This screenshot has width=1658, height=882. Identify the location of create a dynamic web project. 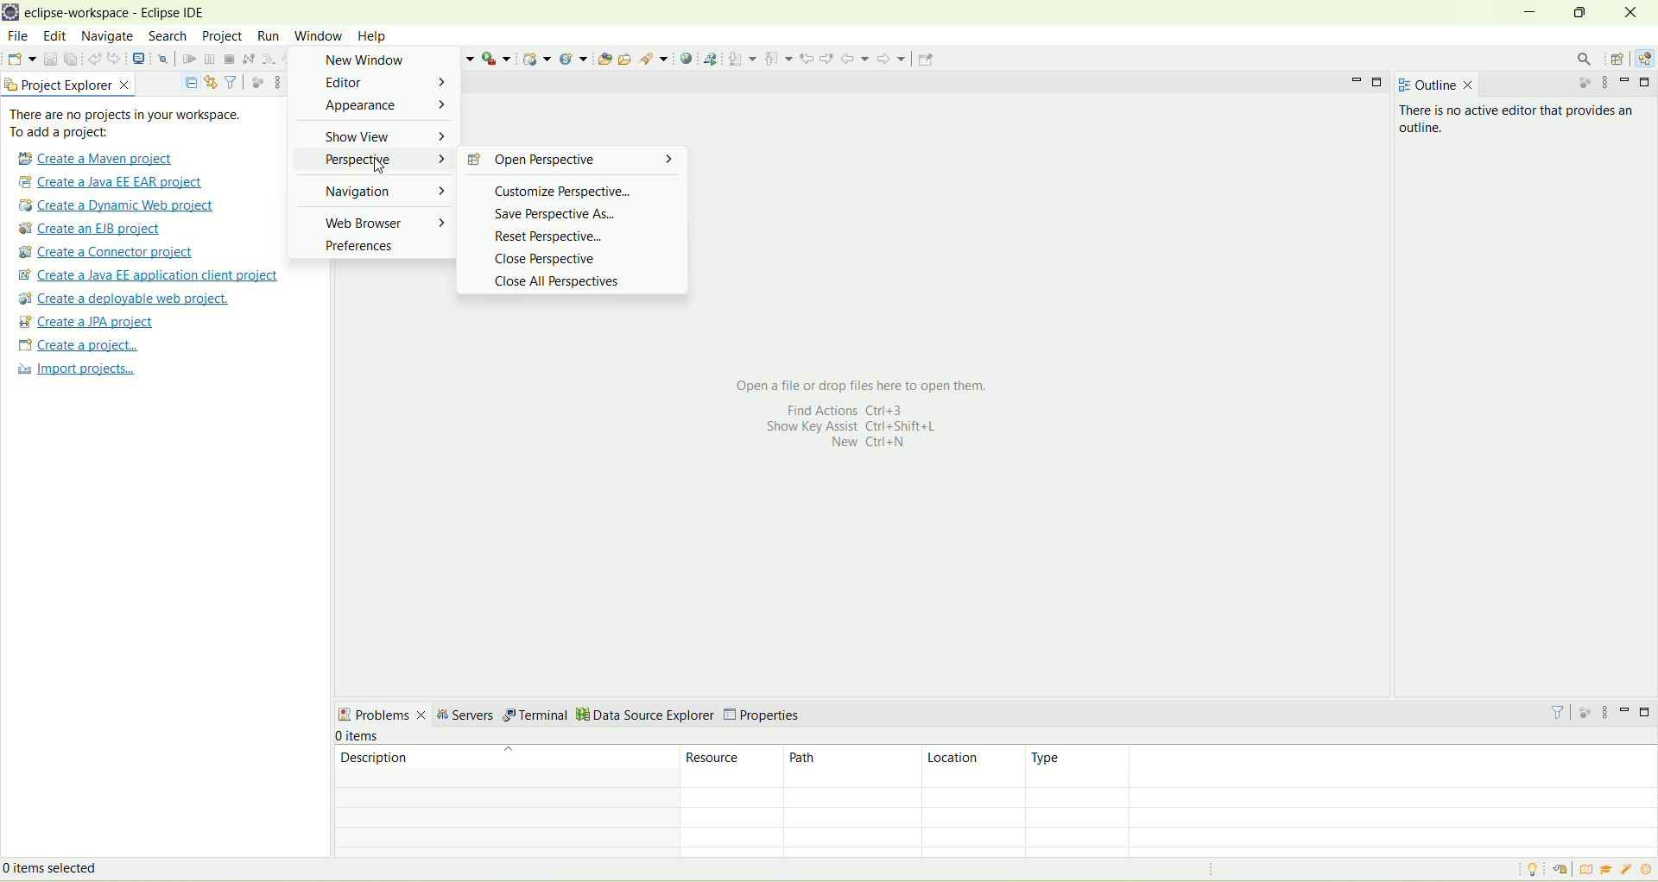
(120, 205).